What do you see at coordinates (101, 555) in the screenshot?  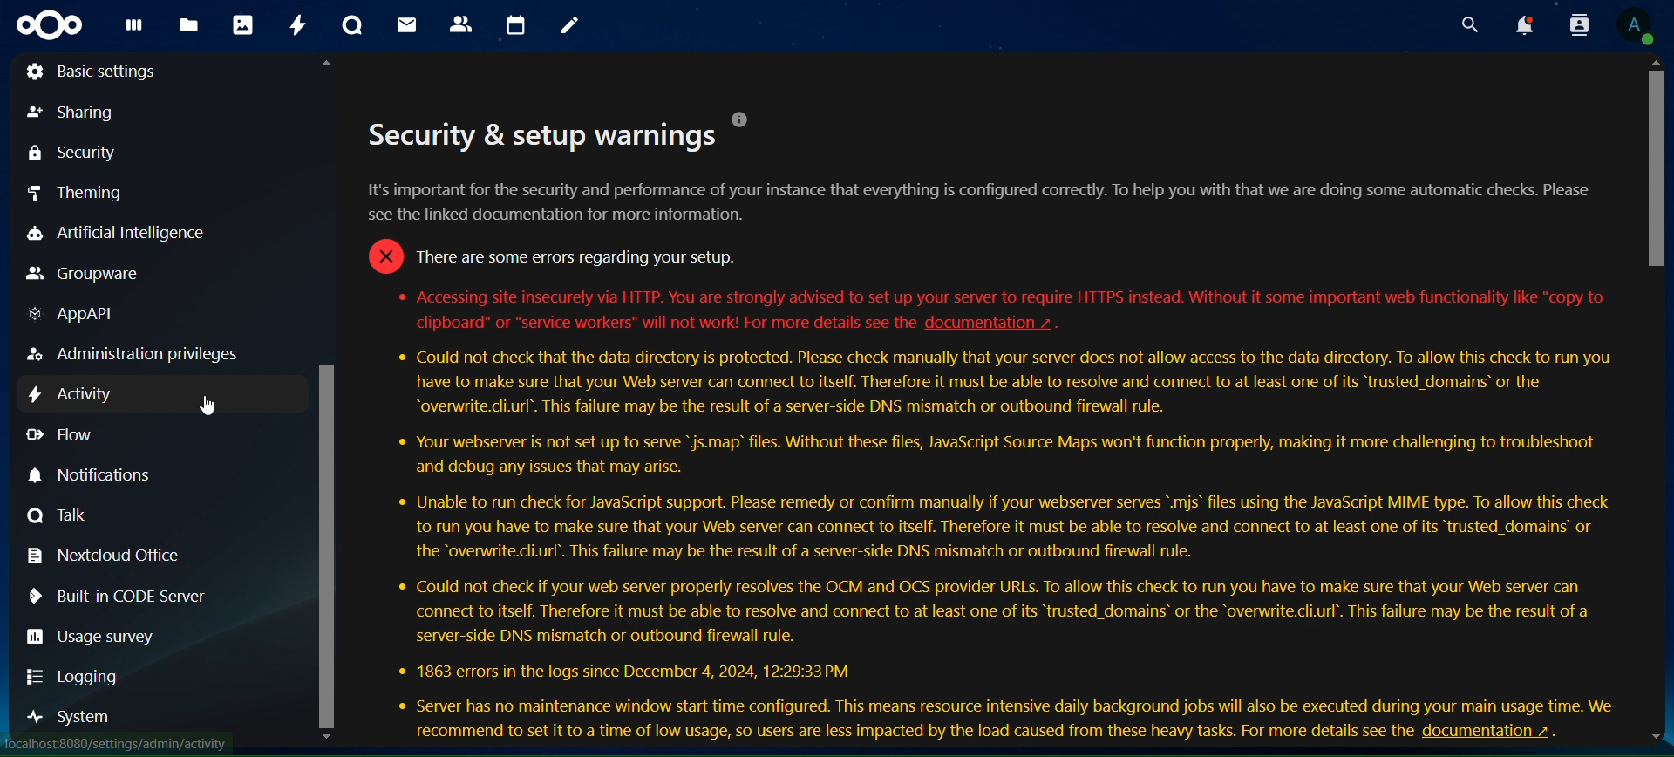 I see `nextcloud office` at bounding box center [101, 555].